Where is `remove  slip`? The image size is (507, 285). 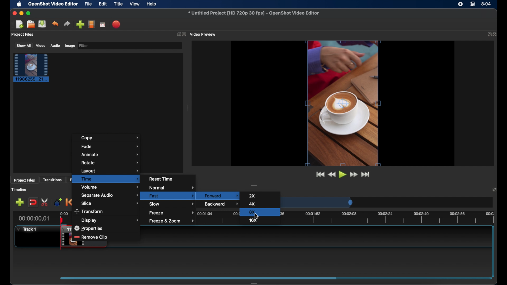
remove  slip is located at coordinates (91, 237).